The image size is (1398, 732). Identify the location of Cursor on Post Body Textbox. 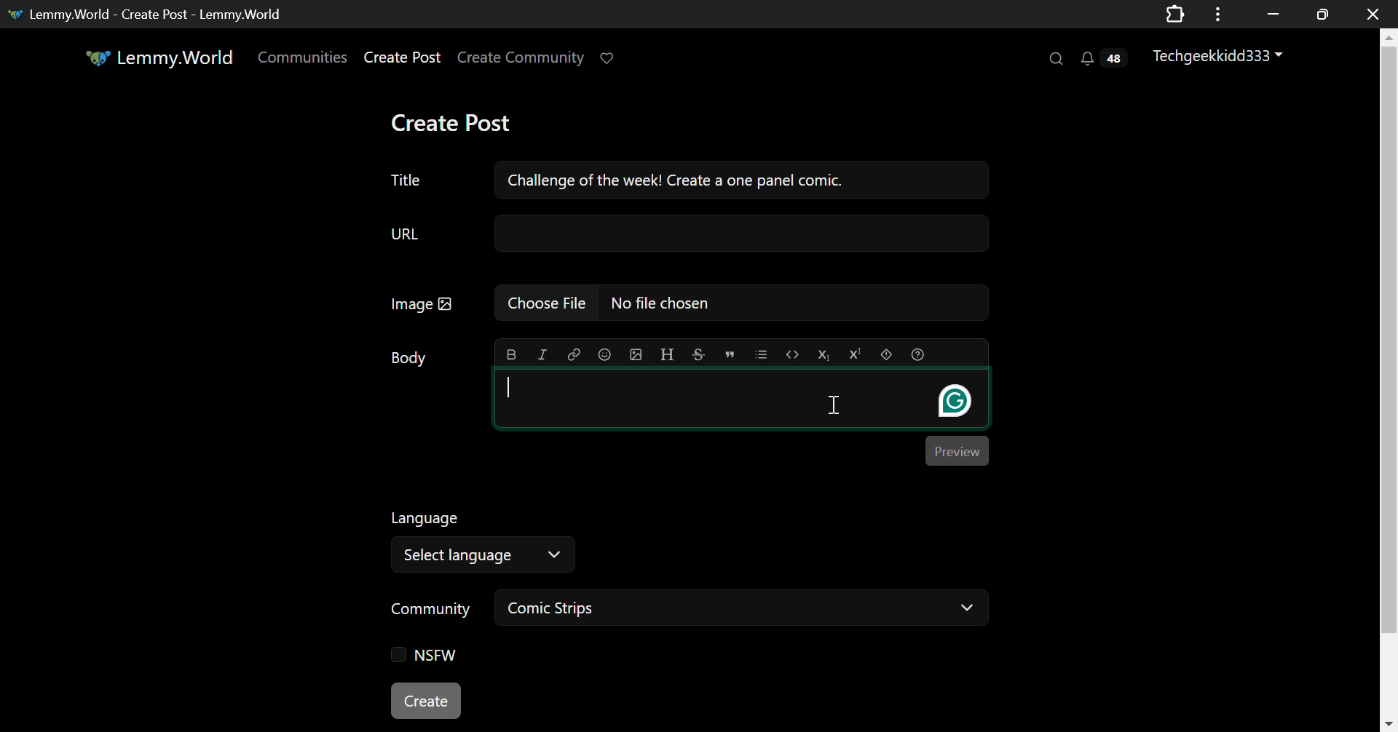
(834, 403).